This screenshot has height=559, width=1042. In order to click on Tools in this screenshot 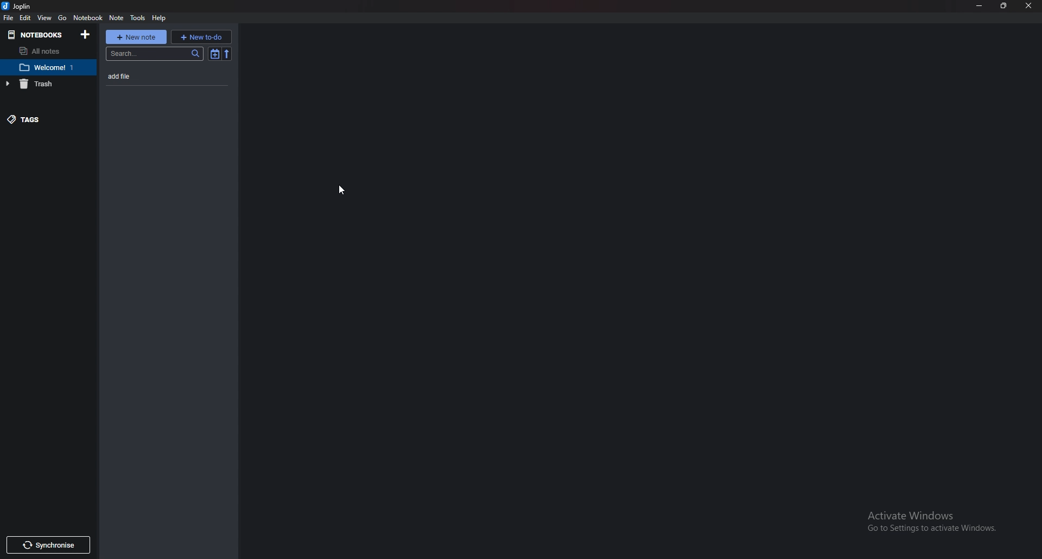, I will do `click(138, 18)`.